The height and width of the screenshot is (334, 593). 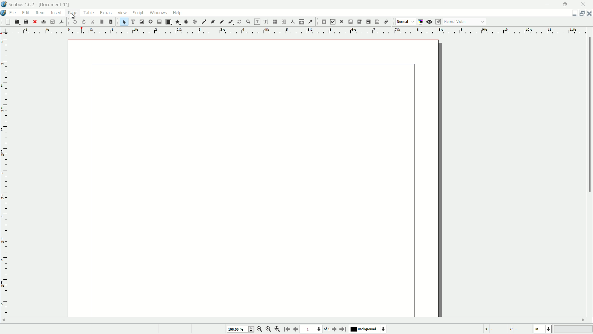 What do you see at coordinates (324, 22) in the screenshot?
I see `pdf push button` at bounding box center [324, 22].